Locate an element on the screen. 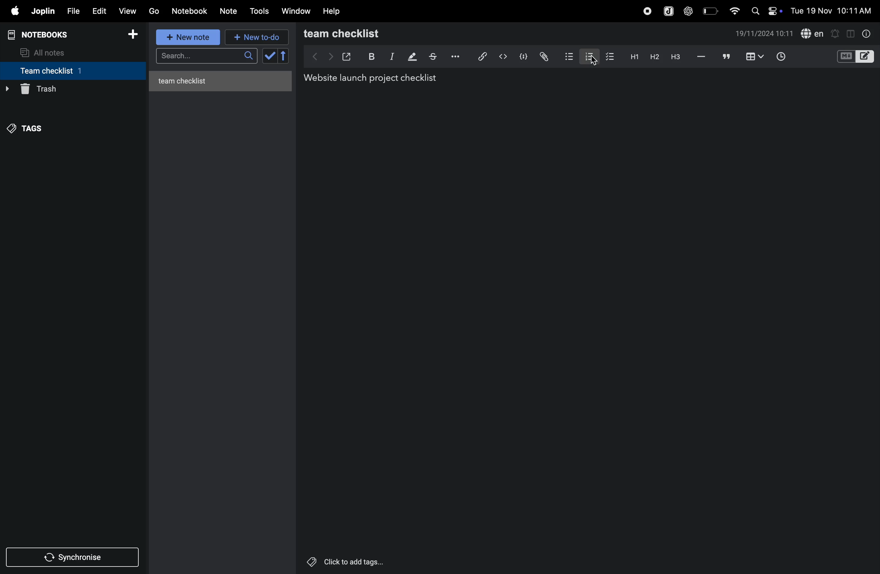 Image resolution: width=880 pixels, height=574 pixels. view is located at coordinates (129, 10).